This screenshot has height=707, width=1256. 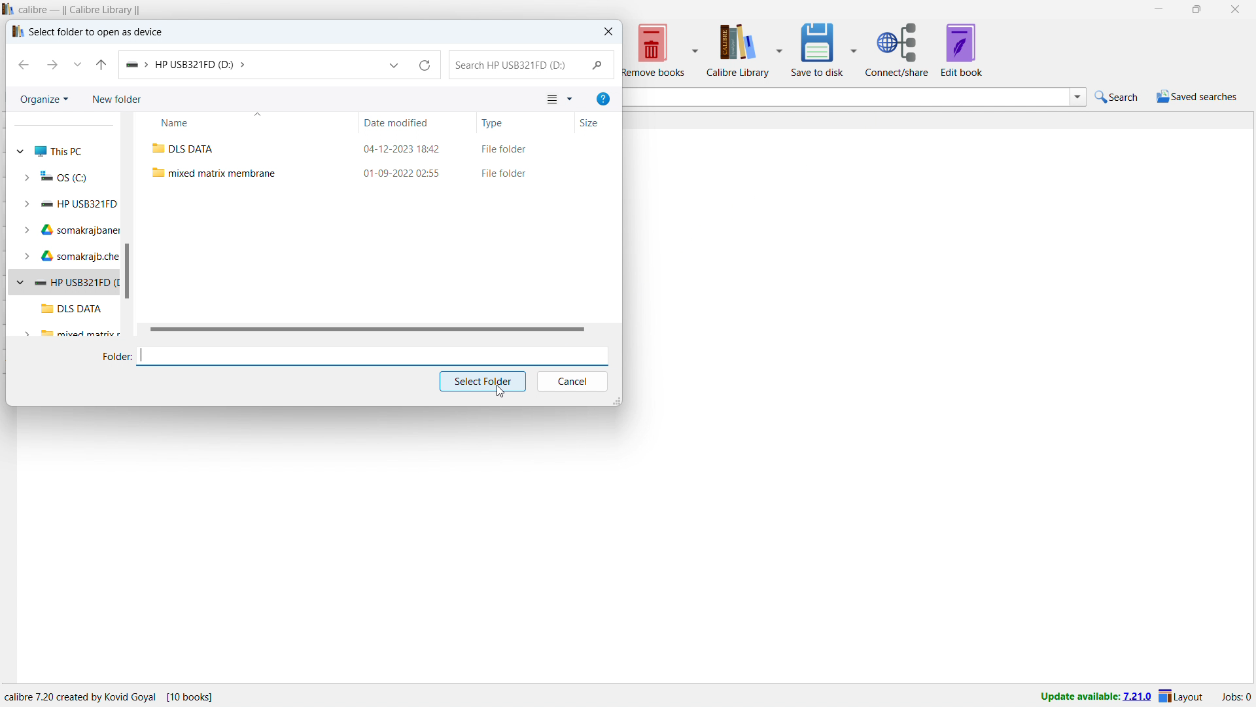 I want to click on horizontal scrollbar, so click(x=367, y=329).